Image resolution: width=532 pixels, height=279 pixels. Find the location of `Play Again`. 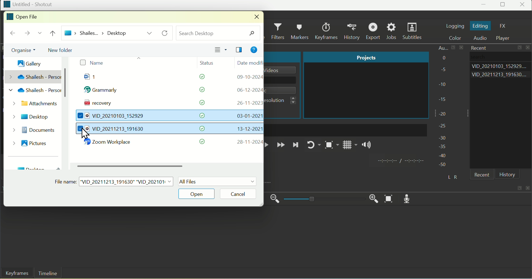

Play Again is located at coordinates (313, 145).